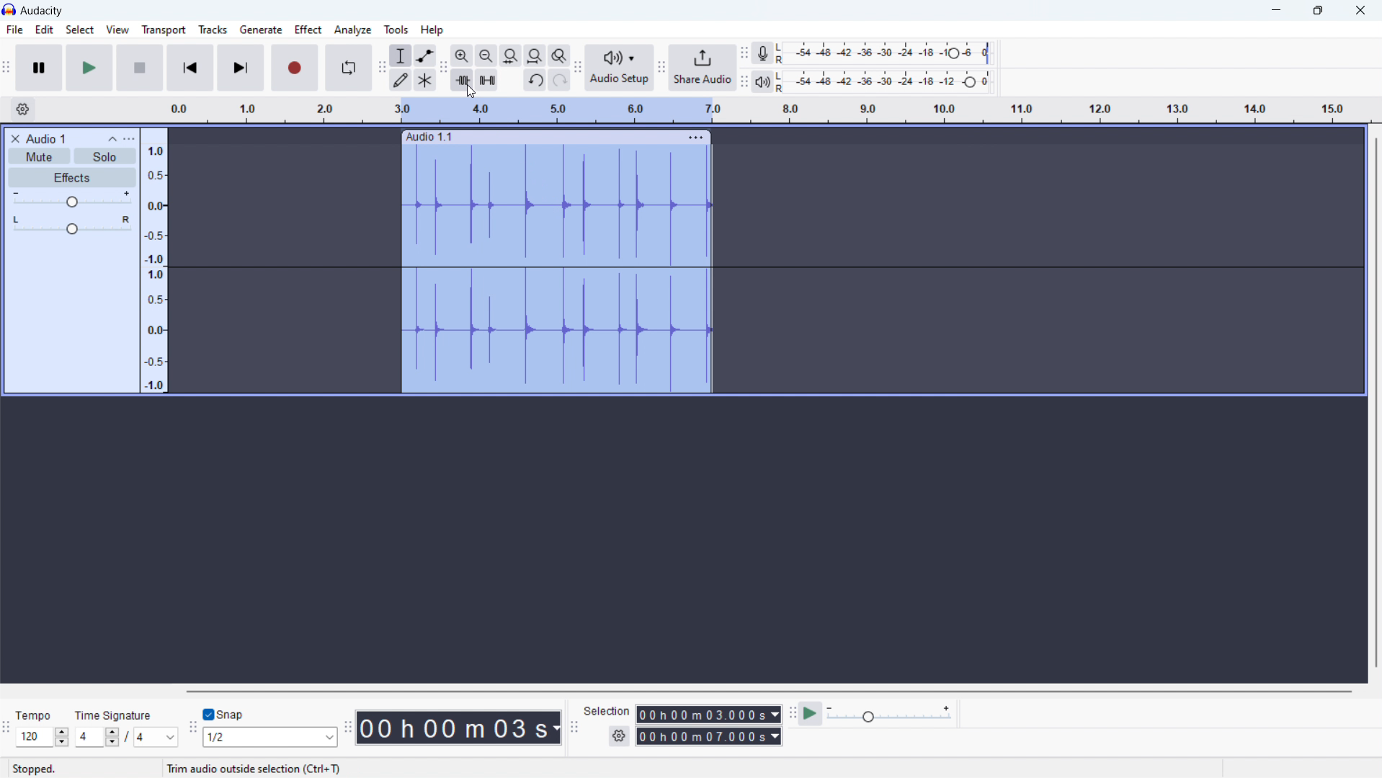  What do you see at coordinates (463, 80) in the screenshot?
I see `trim audio outside selection` at bounding box center [463, 80].